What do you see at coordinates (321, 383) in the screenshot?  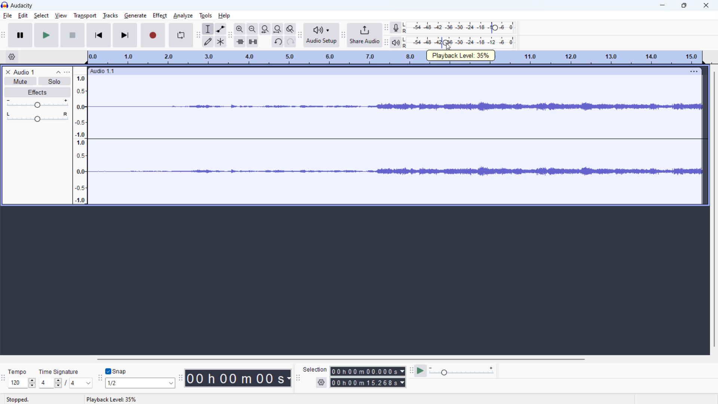 I see `settings` at bounding box center [321, 383].